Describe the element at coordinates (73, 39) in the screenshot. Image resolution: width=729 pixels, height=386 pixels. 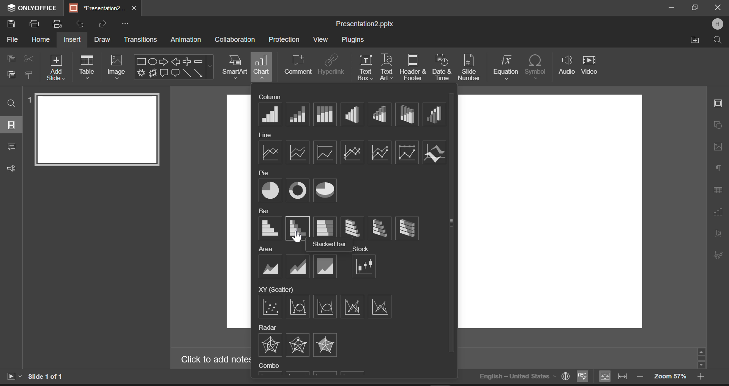
I see `Insert` at that location.